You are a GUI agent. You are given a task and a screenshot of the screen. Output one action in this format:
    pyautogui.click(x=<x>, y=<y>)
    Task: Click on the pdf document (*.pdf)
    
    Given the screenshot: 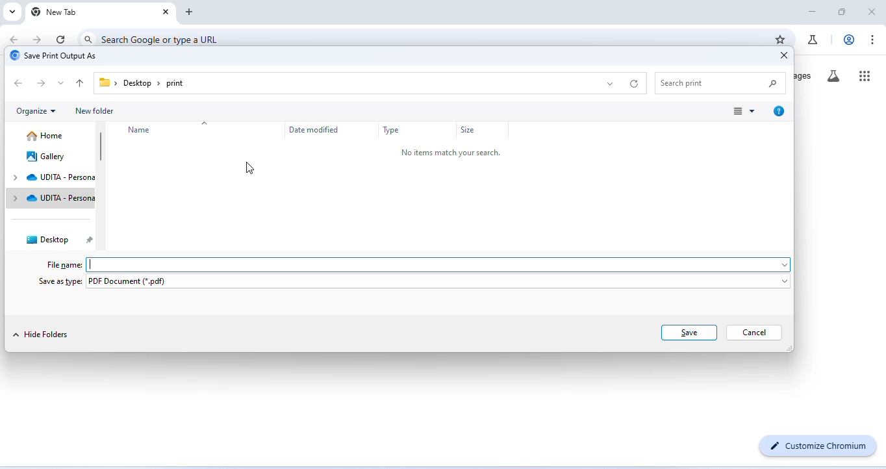 What is the action you would take?
    pyautogui.click(x=438, y=283)
    